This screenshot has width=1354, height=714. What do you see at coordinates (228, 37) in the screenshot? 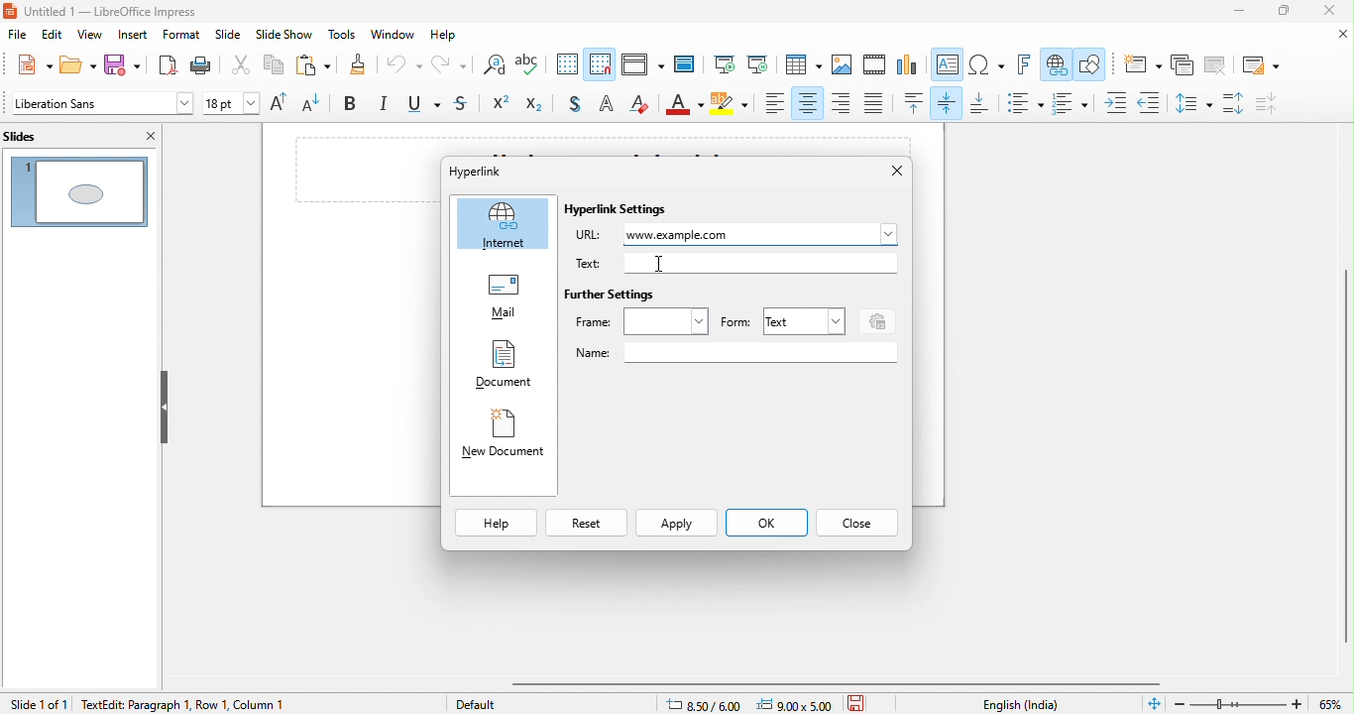
I see `slide` at bounding box center [228, 37].